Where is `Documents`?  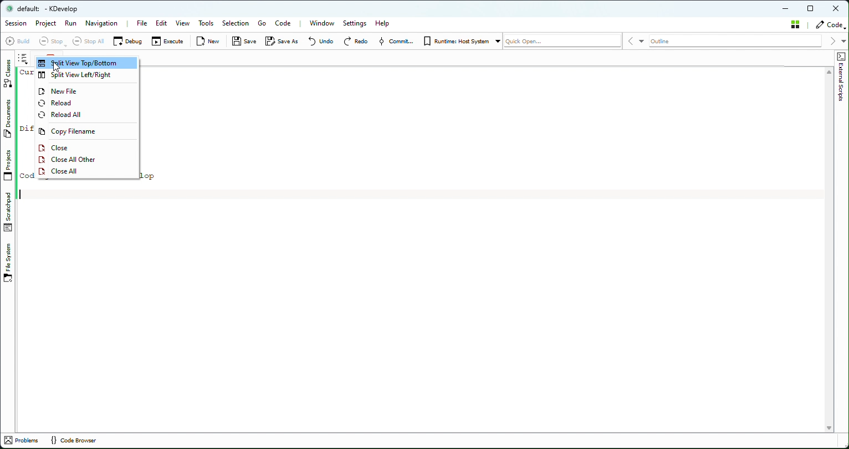 Documents is located at coordinates (7, 120).